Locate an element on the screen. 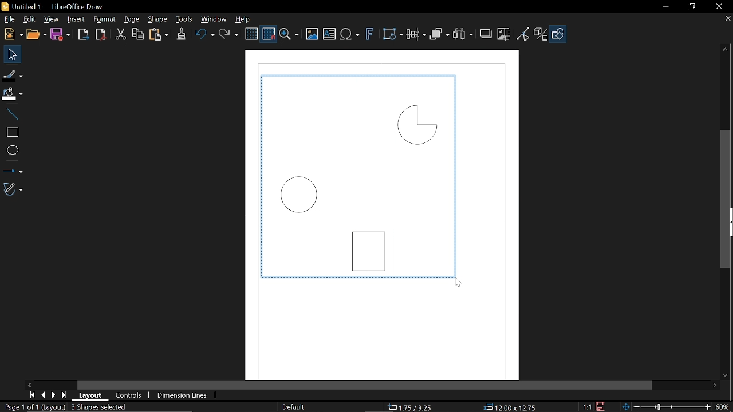  File is located at coordinates (10, 18).